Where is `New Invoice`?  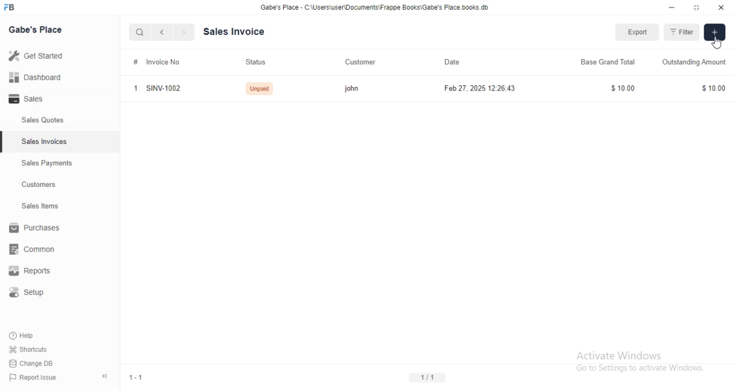 New Invoice is located at coordinates (714, 33).